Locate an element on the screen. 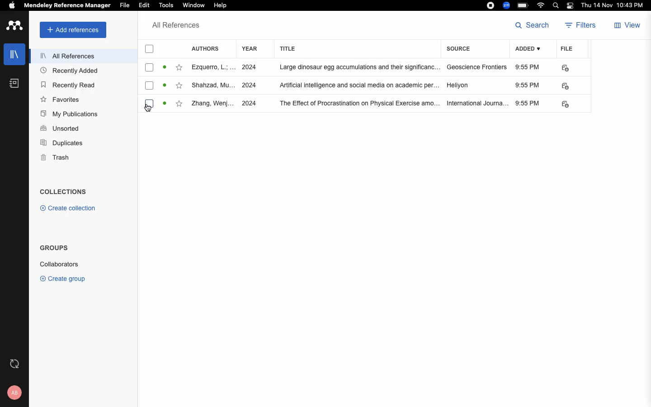  Notification is located at coordinates (571, 5).